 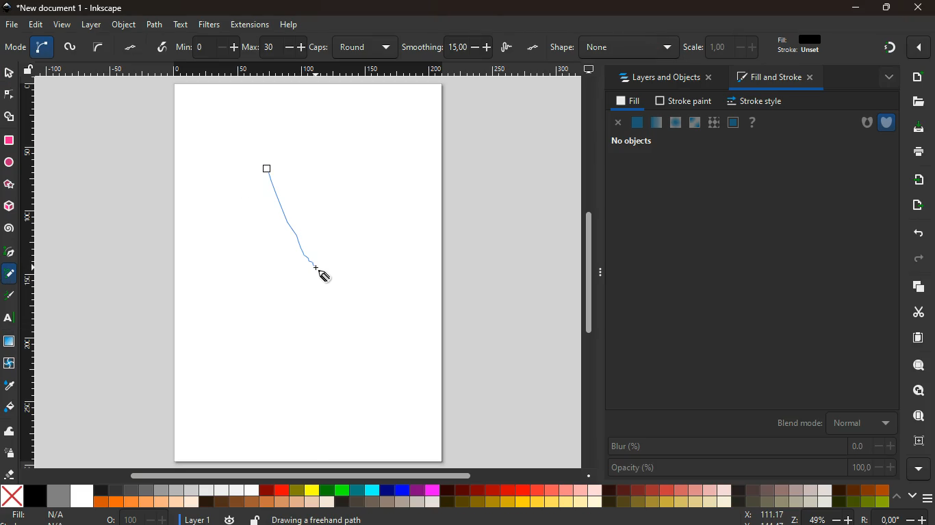 What do you see at coordinates (834, 421) in the screenshot?
I see `blend mode` at bounding box center [834, 421].